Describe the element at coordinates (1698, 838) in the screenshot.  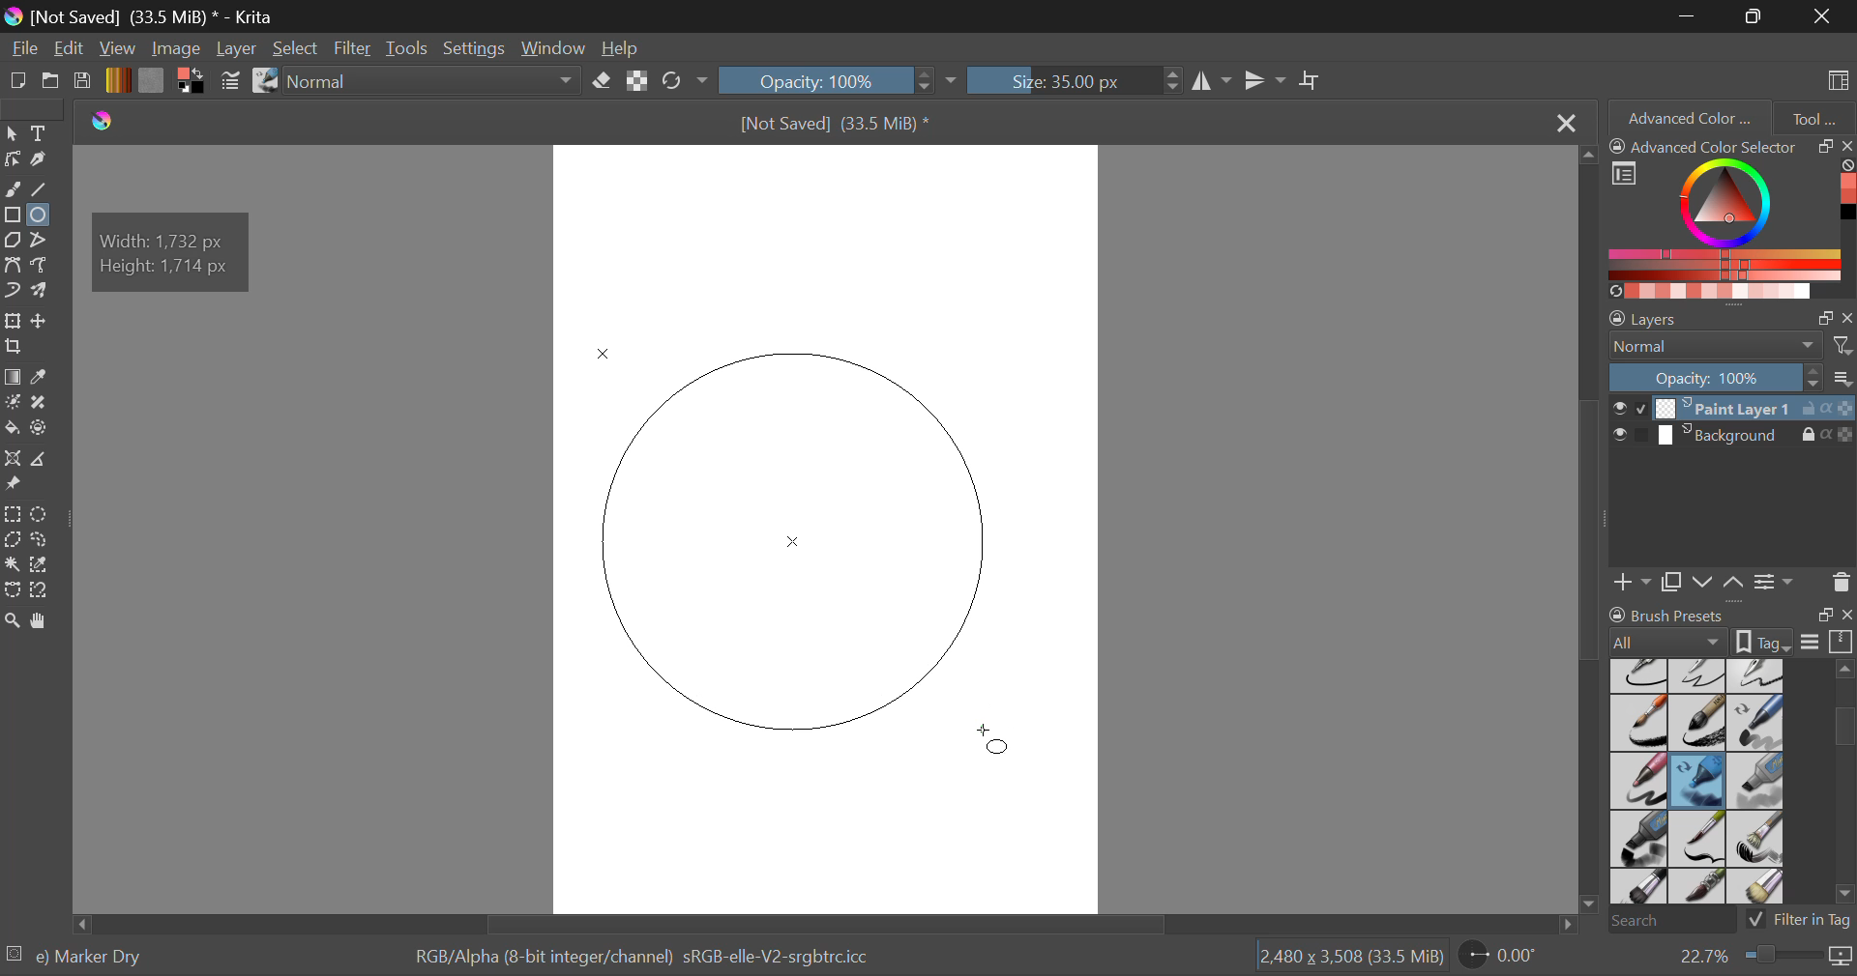
I see `Bristles-1 Details` at that location.